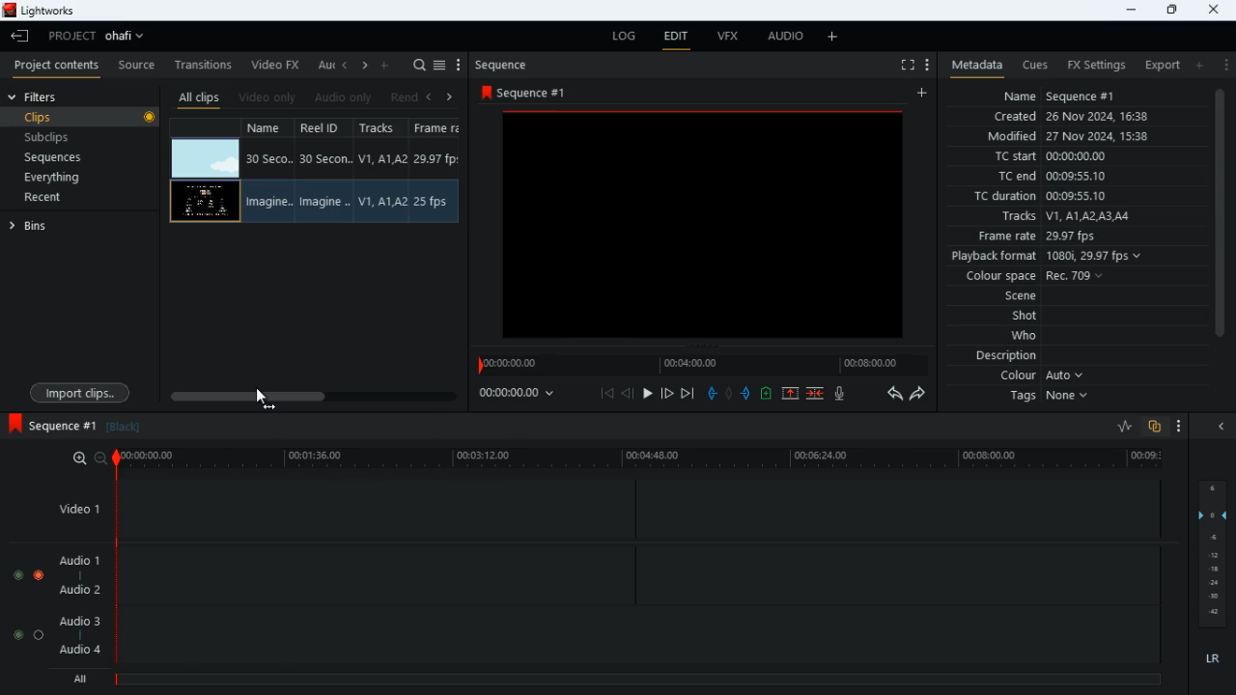 This screenshot has height=695, width=1236. What do you see at coordinates (1036, 276) in the screenshot?
I see `colour space` at bounding box center [1036, 276].